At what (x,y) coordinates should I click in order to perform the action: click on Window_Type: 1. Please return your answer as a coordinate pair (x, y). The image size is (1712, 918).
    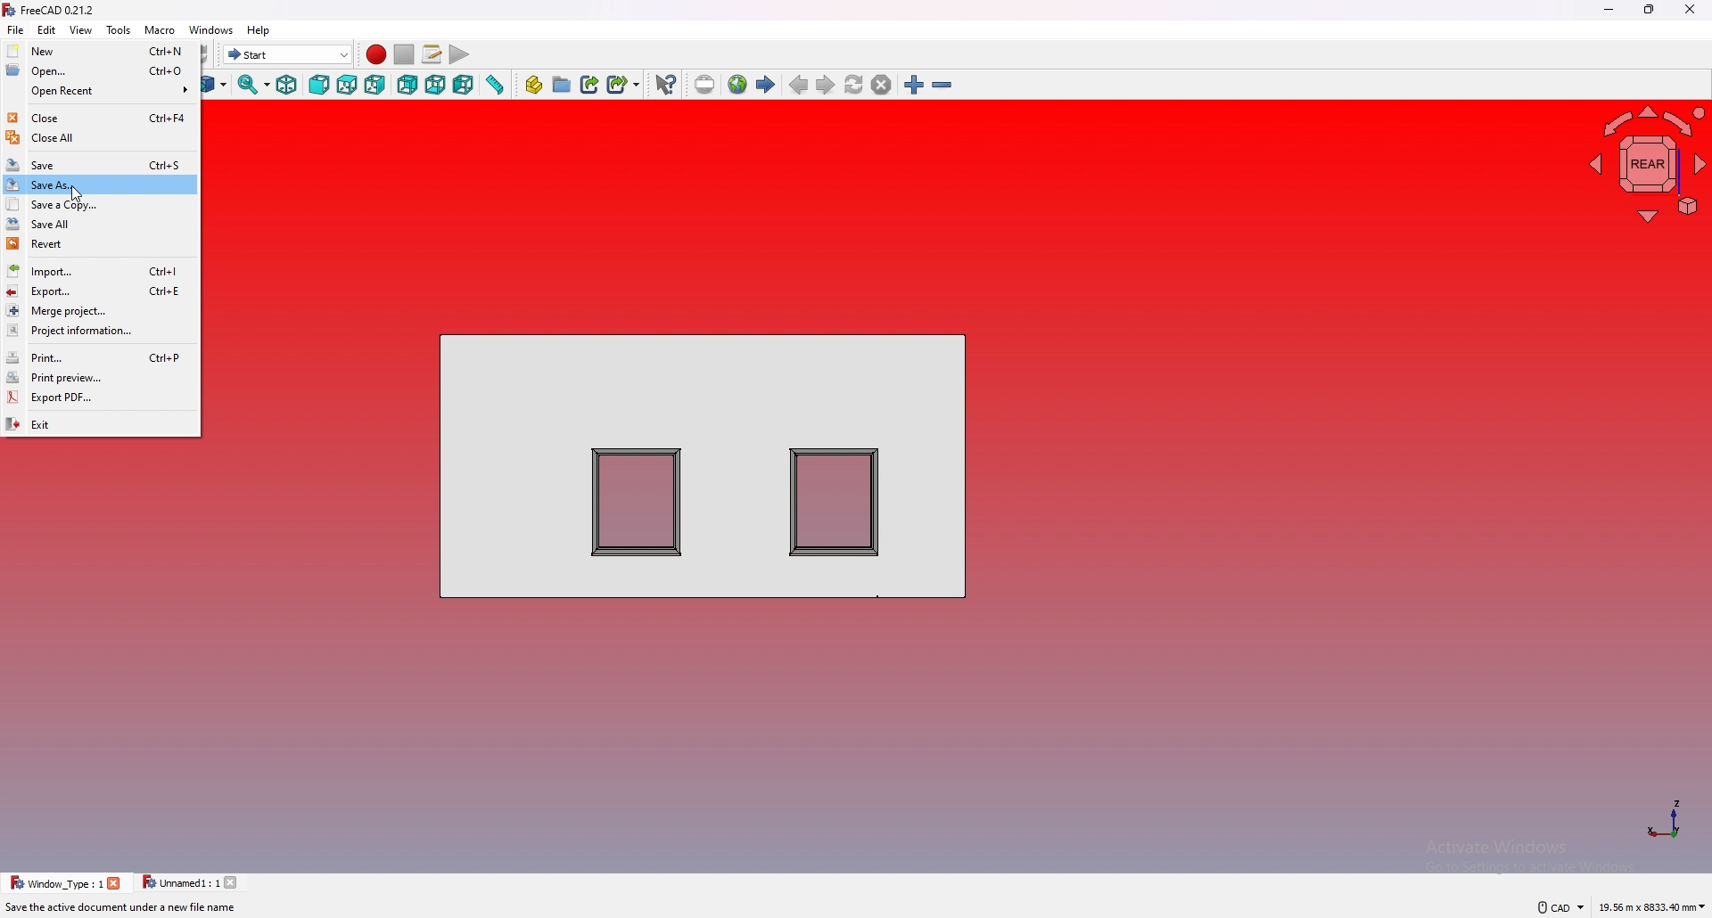
    Looking at the image, I should click on (56, 882).